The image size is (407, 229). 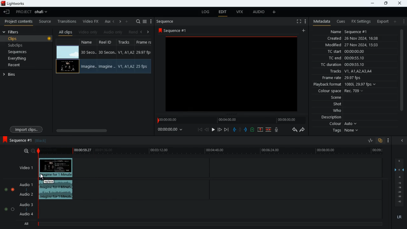 I want to click on colour space, so click(x=343, y=91).